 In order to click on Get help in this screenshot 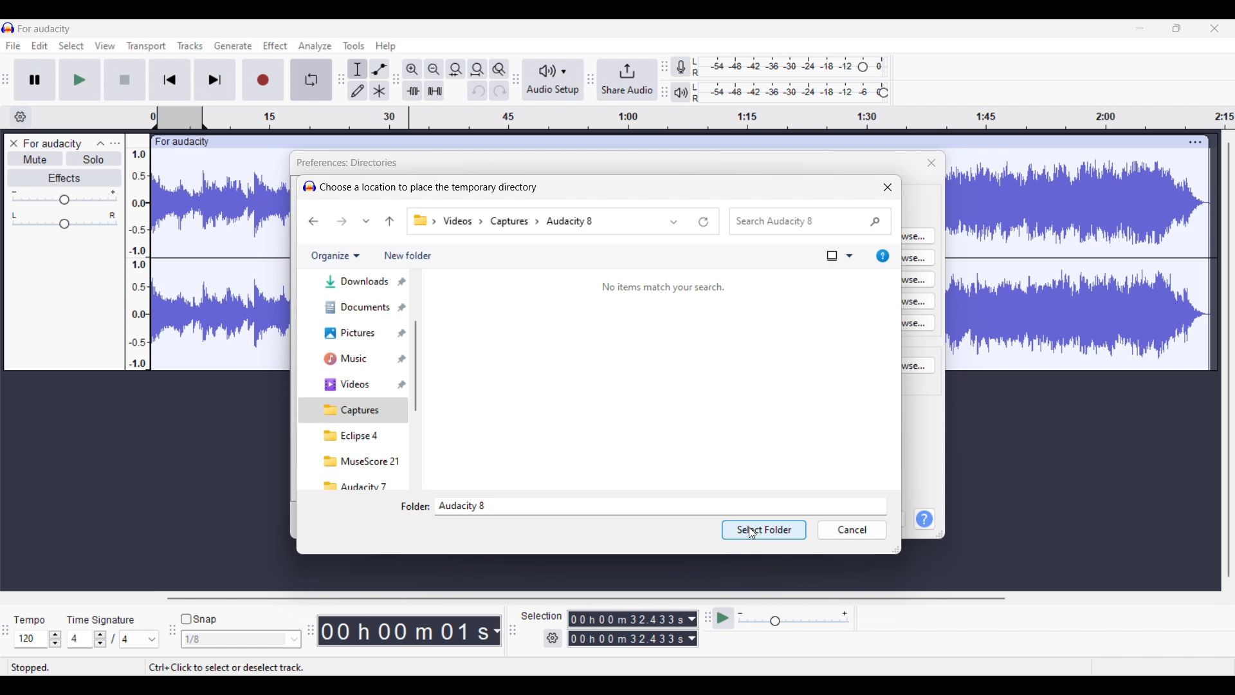, I will do `click(883, 255)`.